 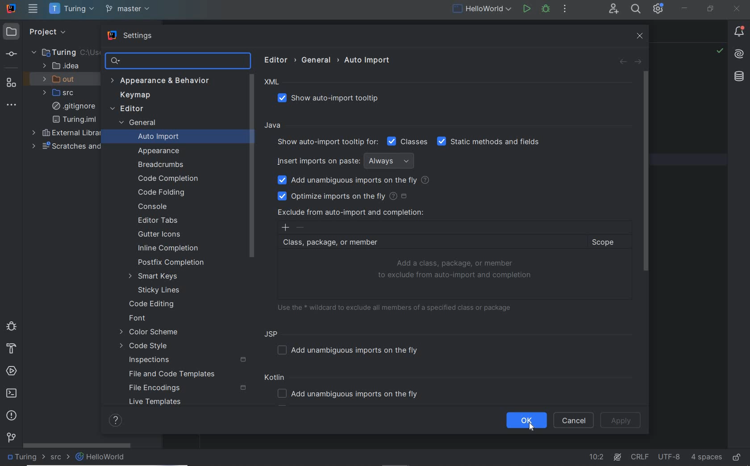 What do you see at coordinates (10, 325) in the screenshot?
I see `debug` at bounding box center [10, 325].